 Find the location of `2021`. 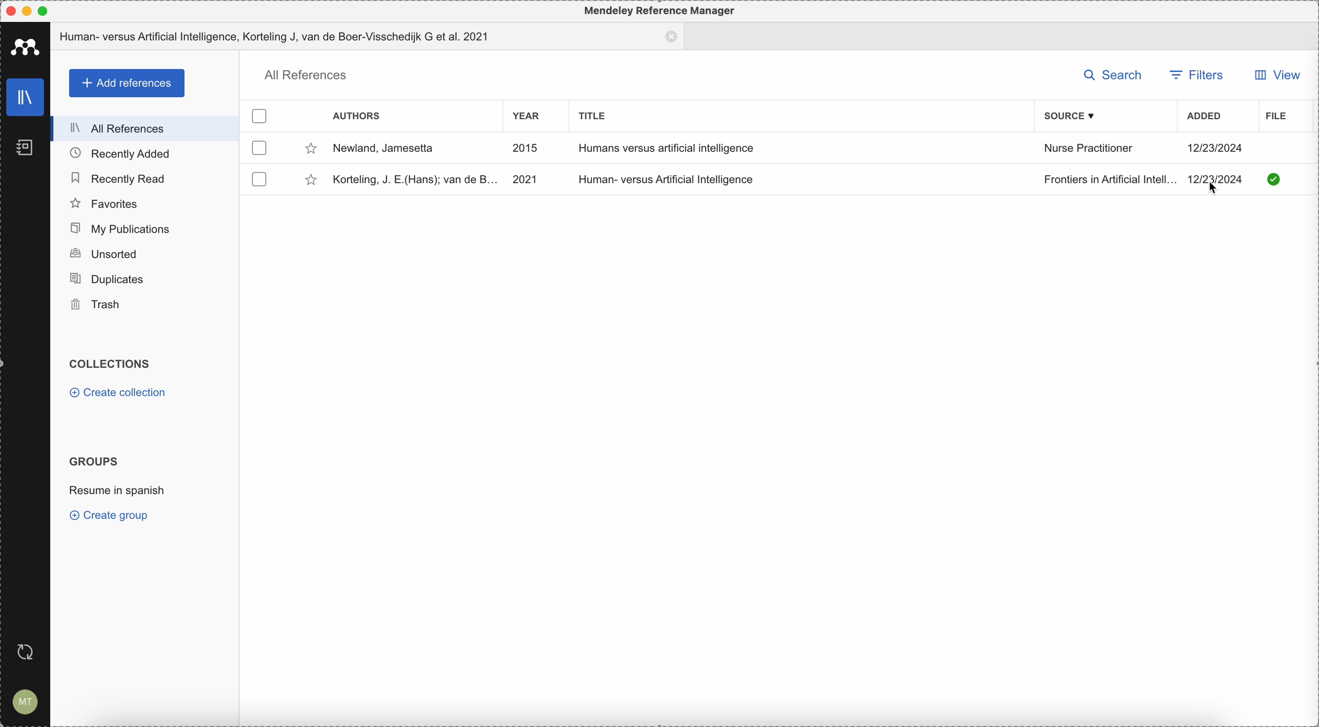

2021 is located at coordinates (525, 180).